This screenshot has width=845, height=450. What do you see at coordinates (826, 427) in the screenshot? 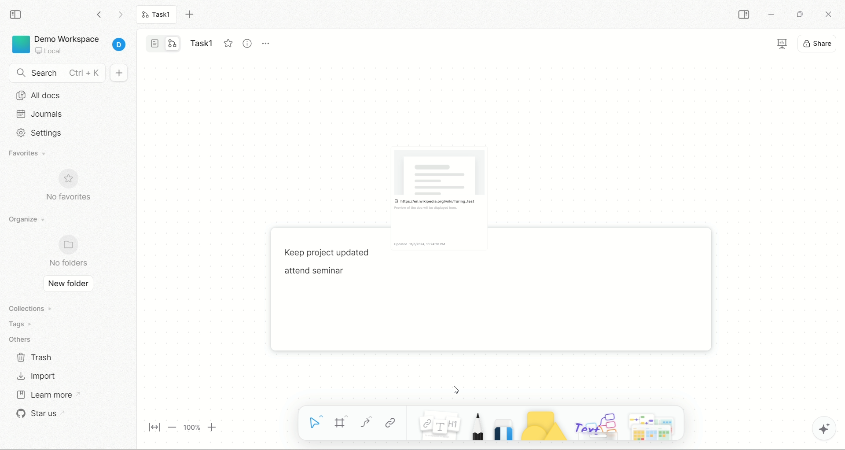
I see `AFFiNE AI` at bounding box center [826, 427].